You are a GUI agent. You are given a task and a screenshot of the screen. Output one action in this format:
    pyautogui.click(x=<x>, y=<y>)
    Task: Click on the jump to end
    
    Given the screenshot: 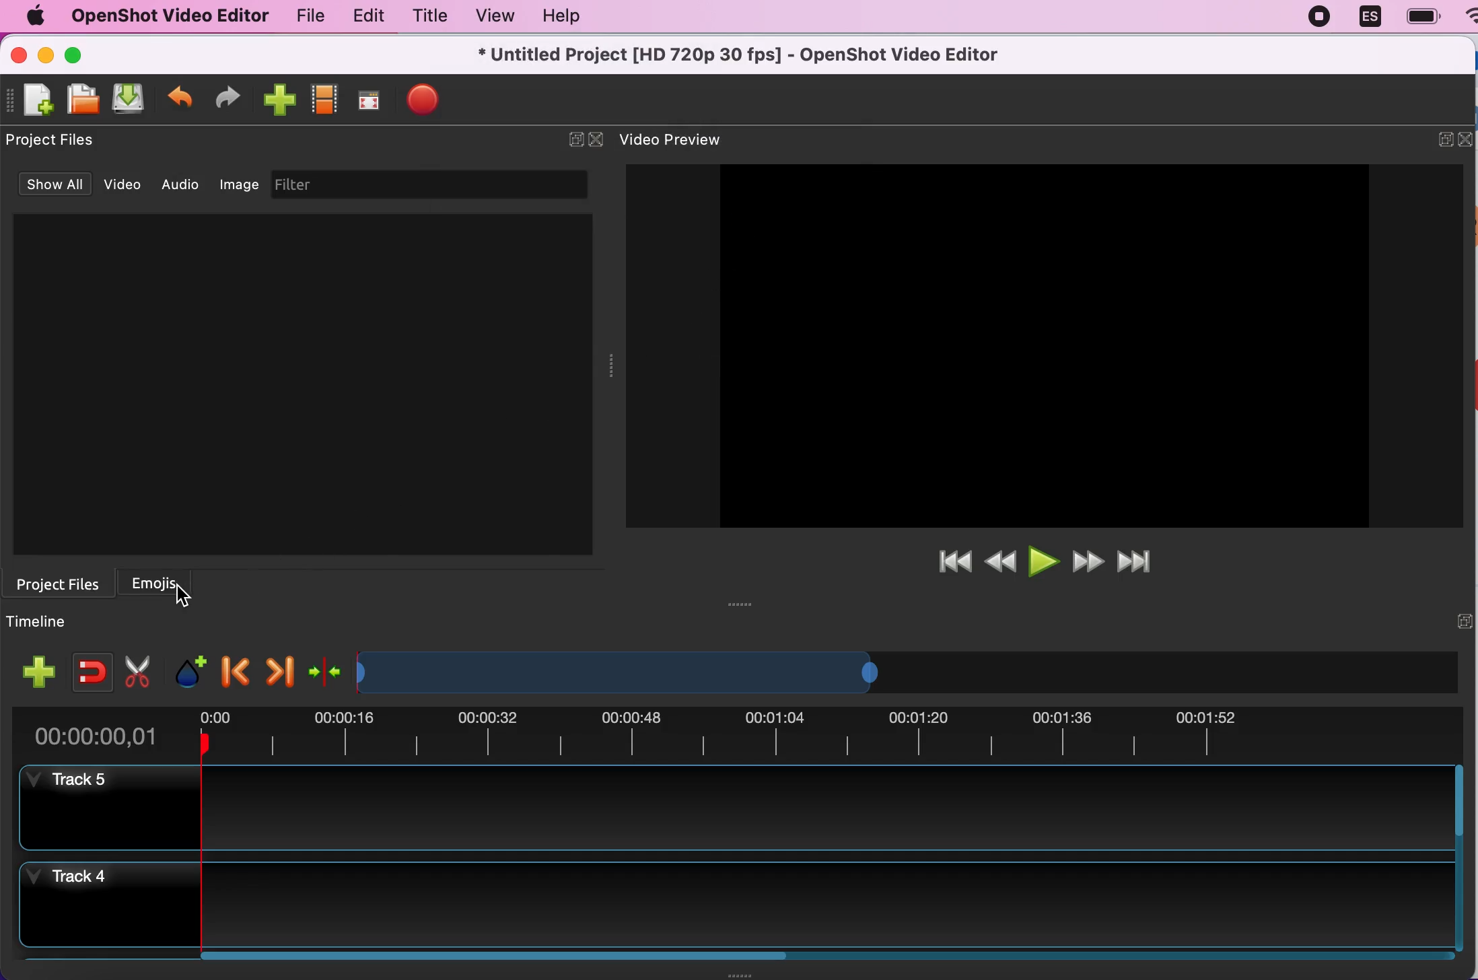 What is the action you would take?
    pyautogui.click(x=1146, y=557)
    